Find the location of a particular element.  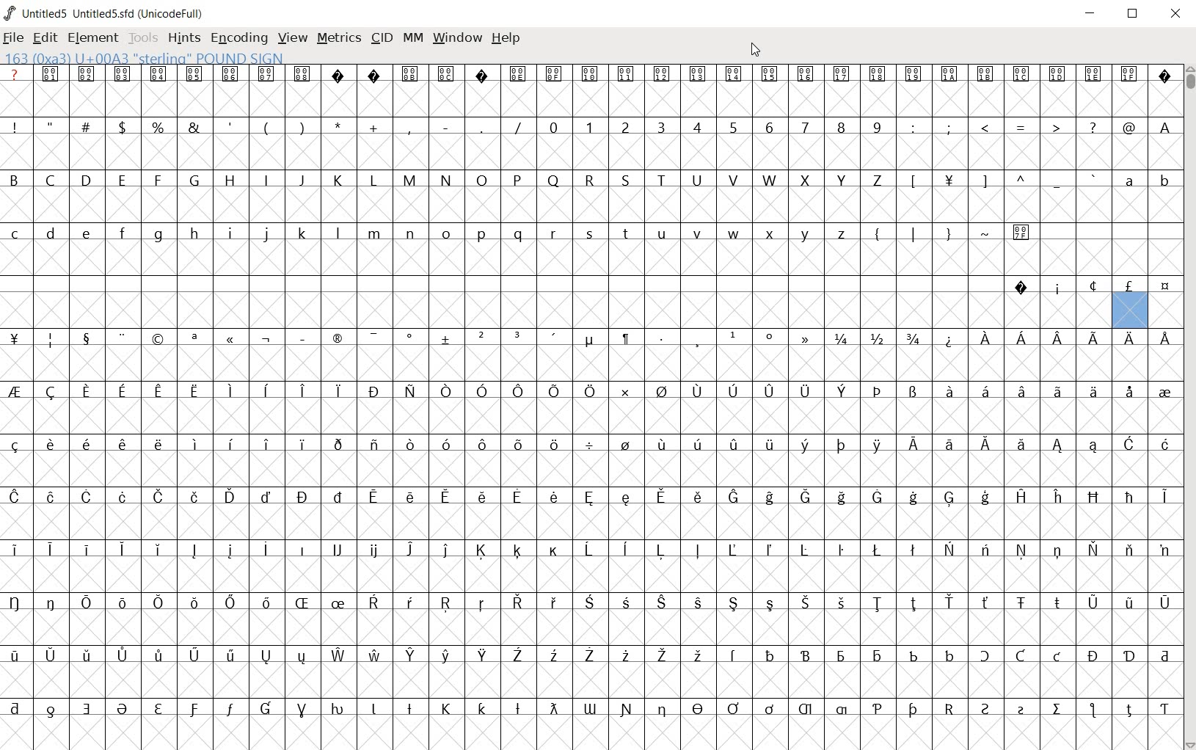

Symbol is located at coordinates (592, 339).